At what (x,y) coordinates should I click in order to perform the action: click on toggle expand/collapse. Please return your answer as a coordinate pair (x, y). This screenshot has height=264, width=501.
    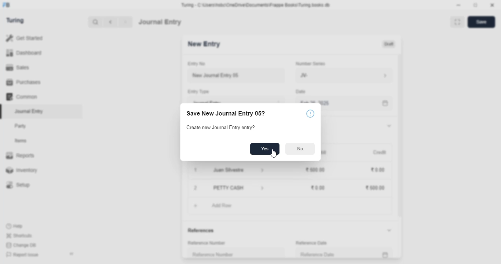
    Looking at the image, I should click on (390, 126).